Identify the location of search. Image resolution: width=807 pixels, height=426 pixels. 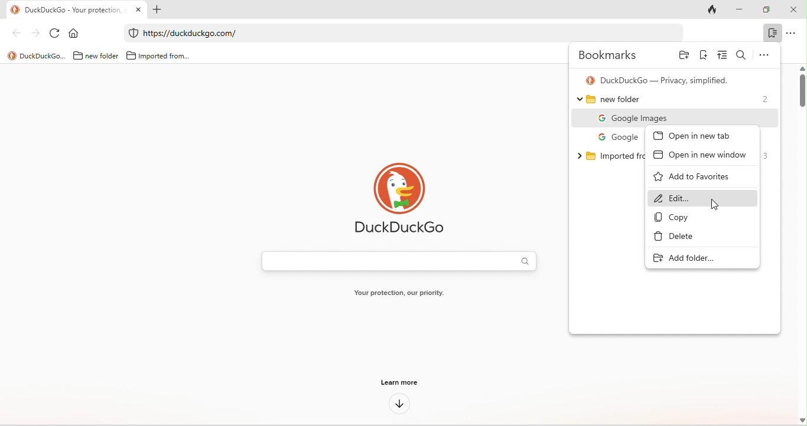
(741, 55).